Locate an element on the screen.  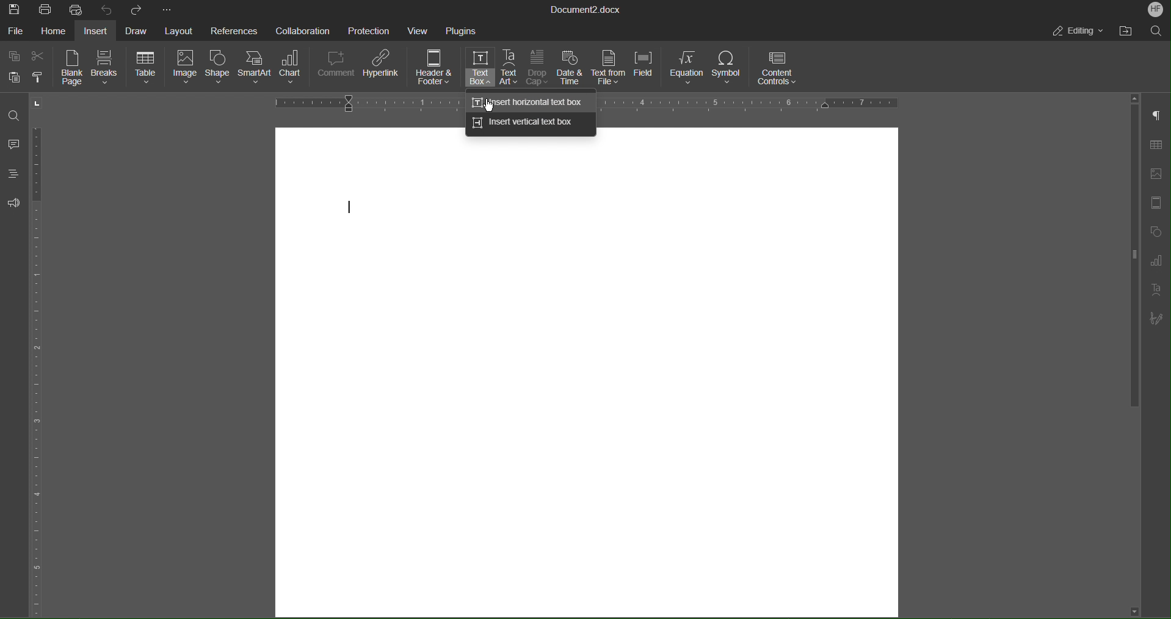
Editing is located at coordinates (1080, 32).